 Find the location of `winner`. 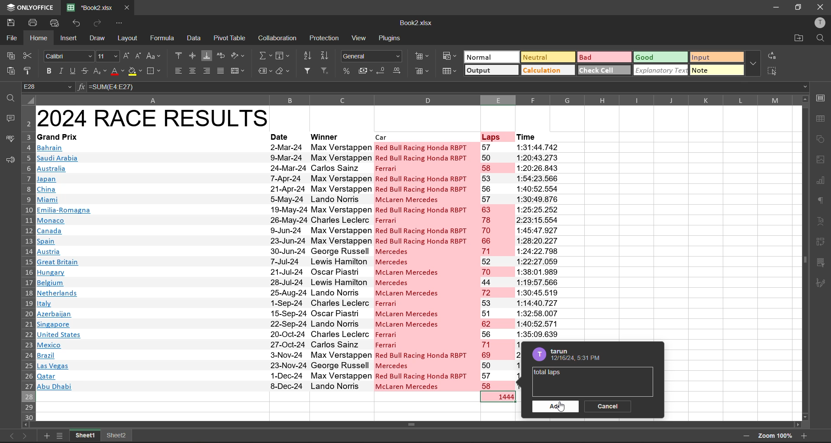

winner is located at coordinates (325, 137).